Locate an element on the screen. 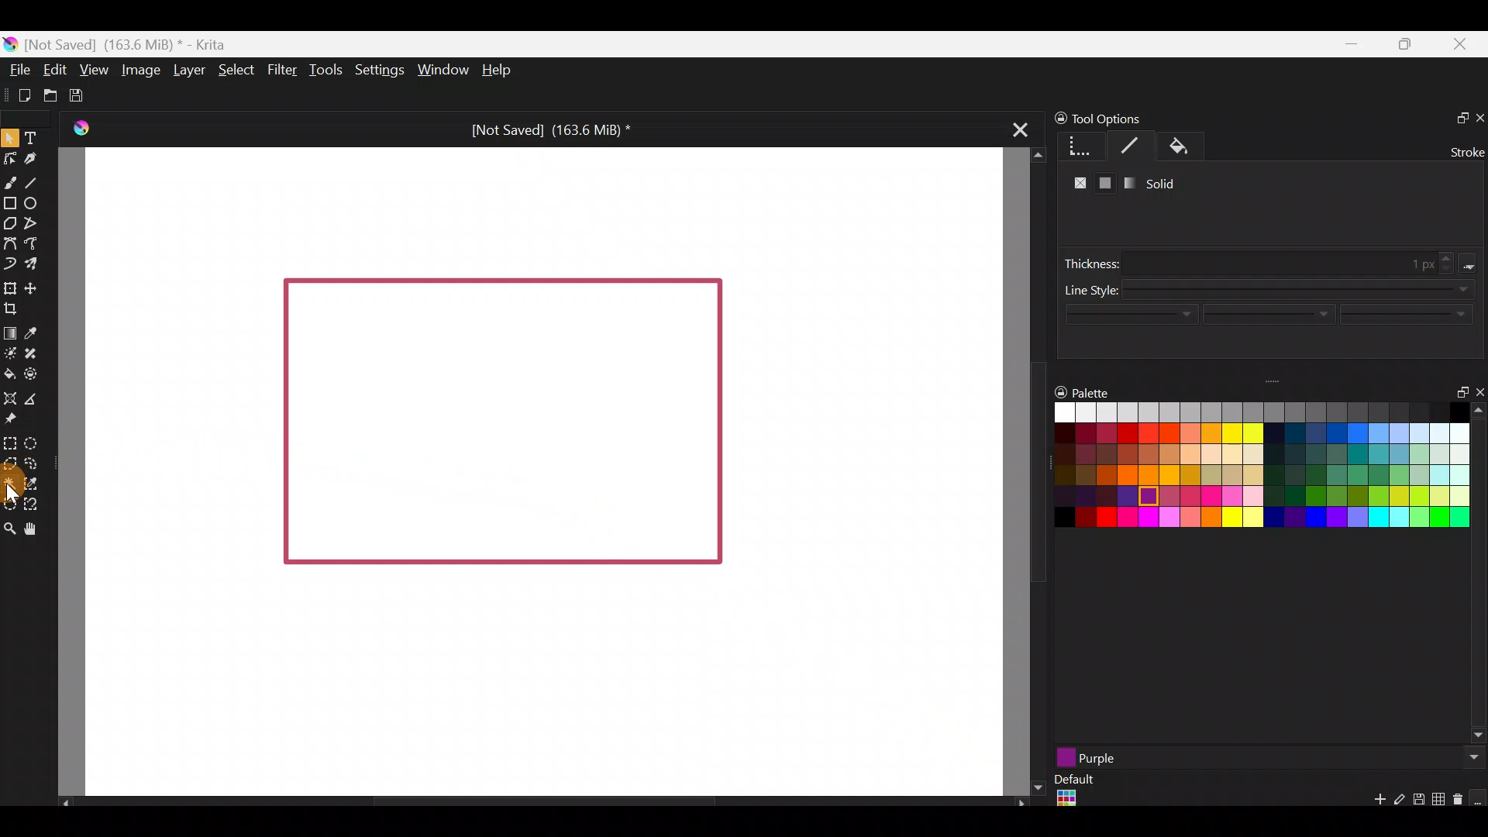 This screenshot has height=837, width=1488. Krita Logo is located at coordinates (81, 127).